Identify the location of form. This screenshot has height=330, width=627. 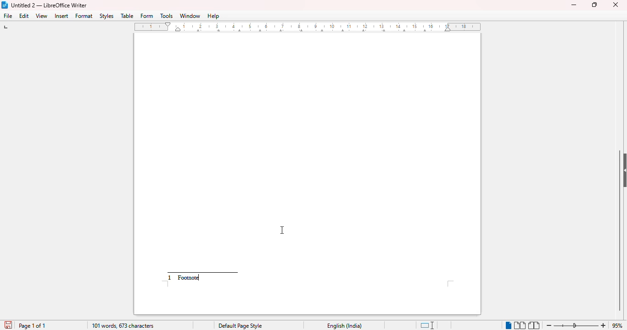
(147, 16).